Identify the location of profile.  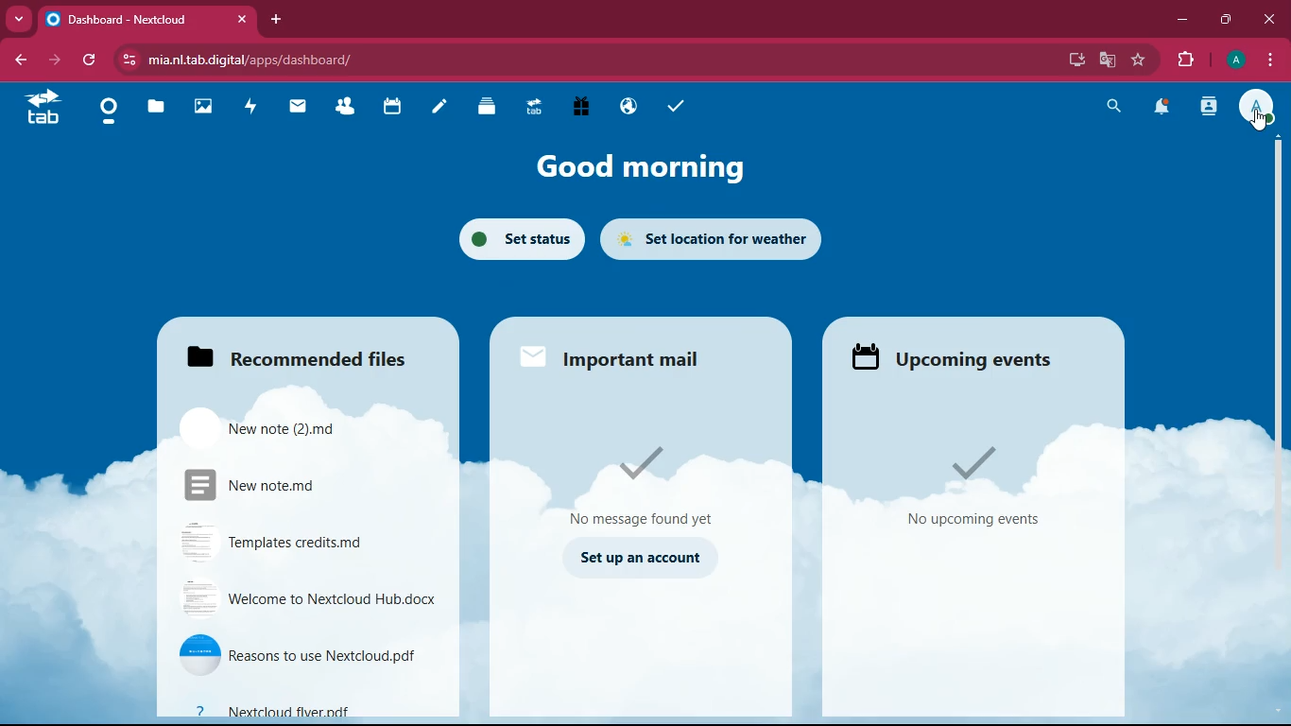
(1261, 108).